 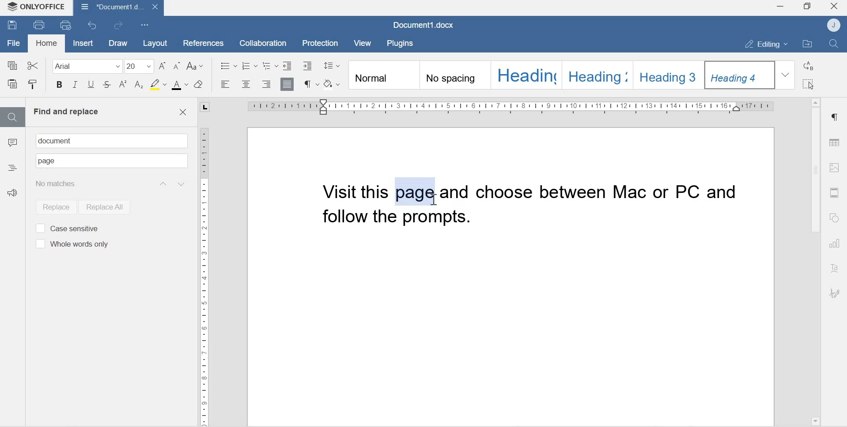 I want to click on Visit this, so click(x=357, y=191).